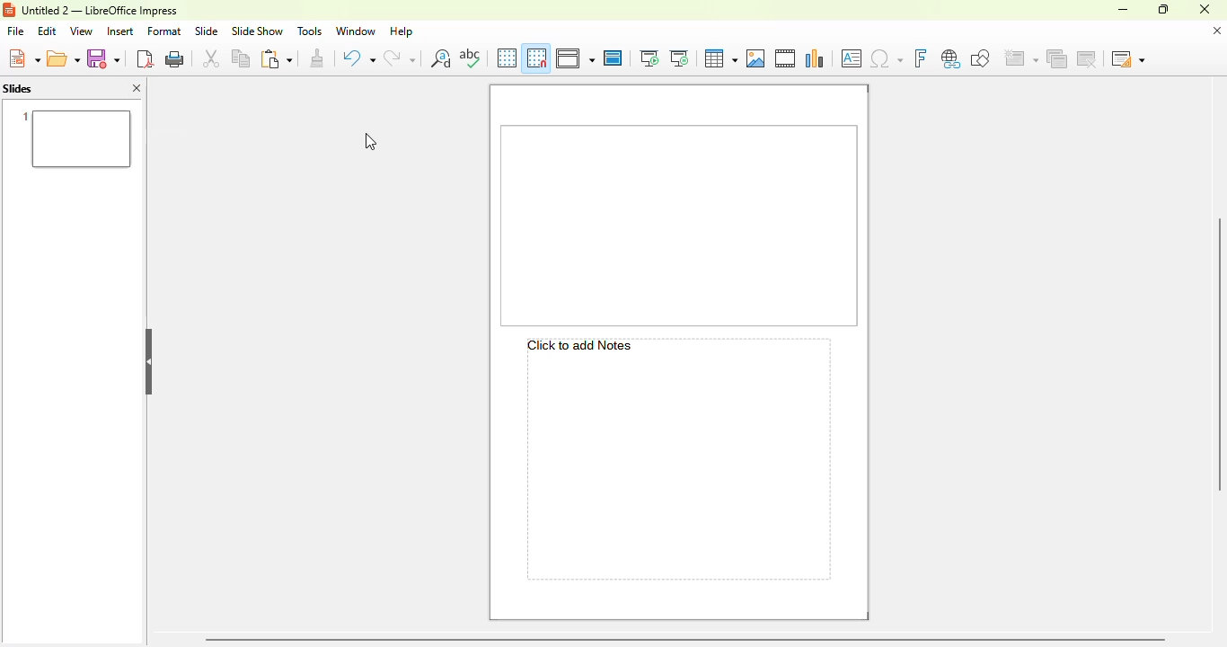 The width and height of the screenshot is (1227, 647). Describe the element at coordinates (613, 58) in the screenshot. I see `master slide` at that location.